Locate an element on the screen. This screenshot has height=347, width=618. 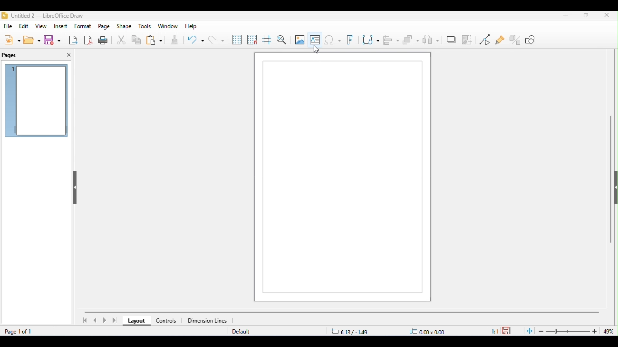
shadow is located at coordinates (451, 39).